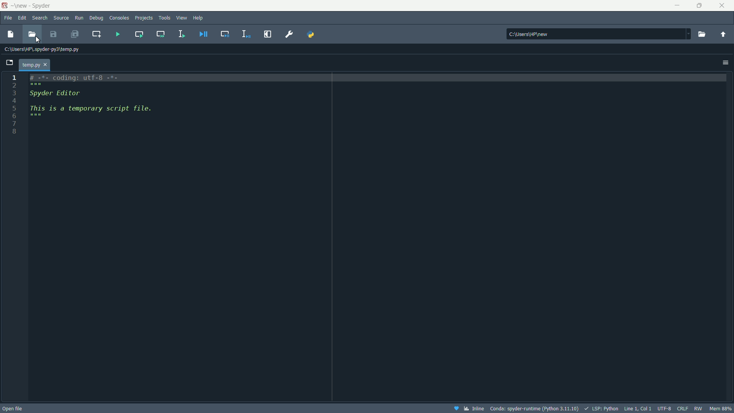 Image resolution: width=734 pixels, height=413 pixels. Describe the element at coordinates (469, 408) in the screenshot. I see `inline` at that location.